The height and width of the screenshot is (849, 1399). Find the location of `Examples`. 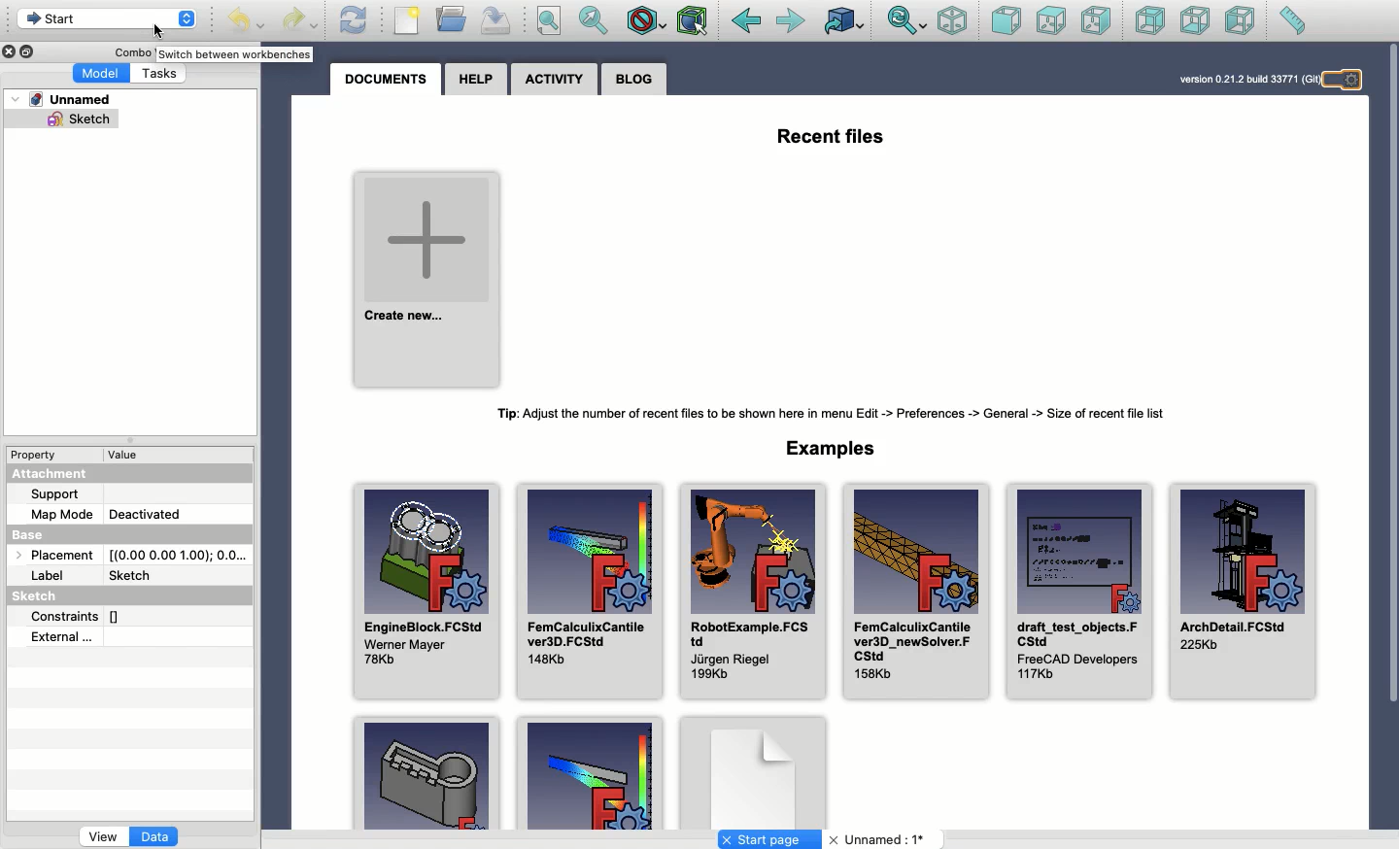

Examples is located at coordinates (828, 449).